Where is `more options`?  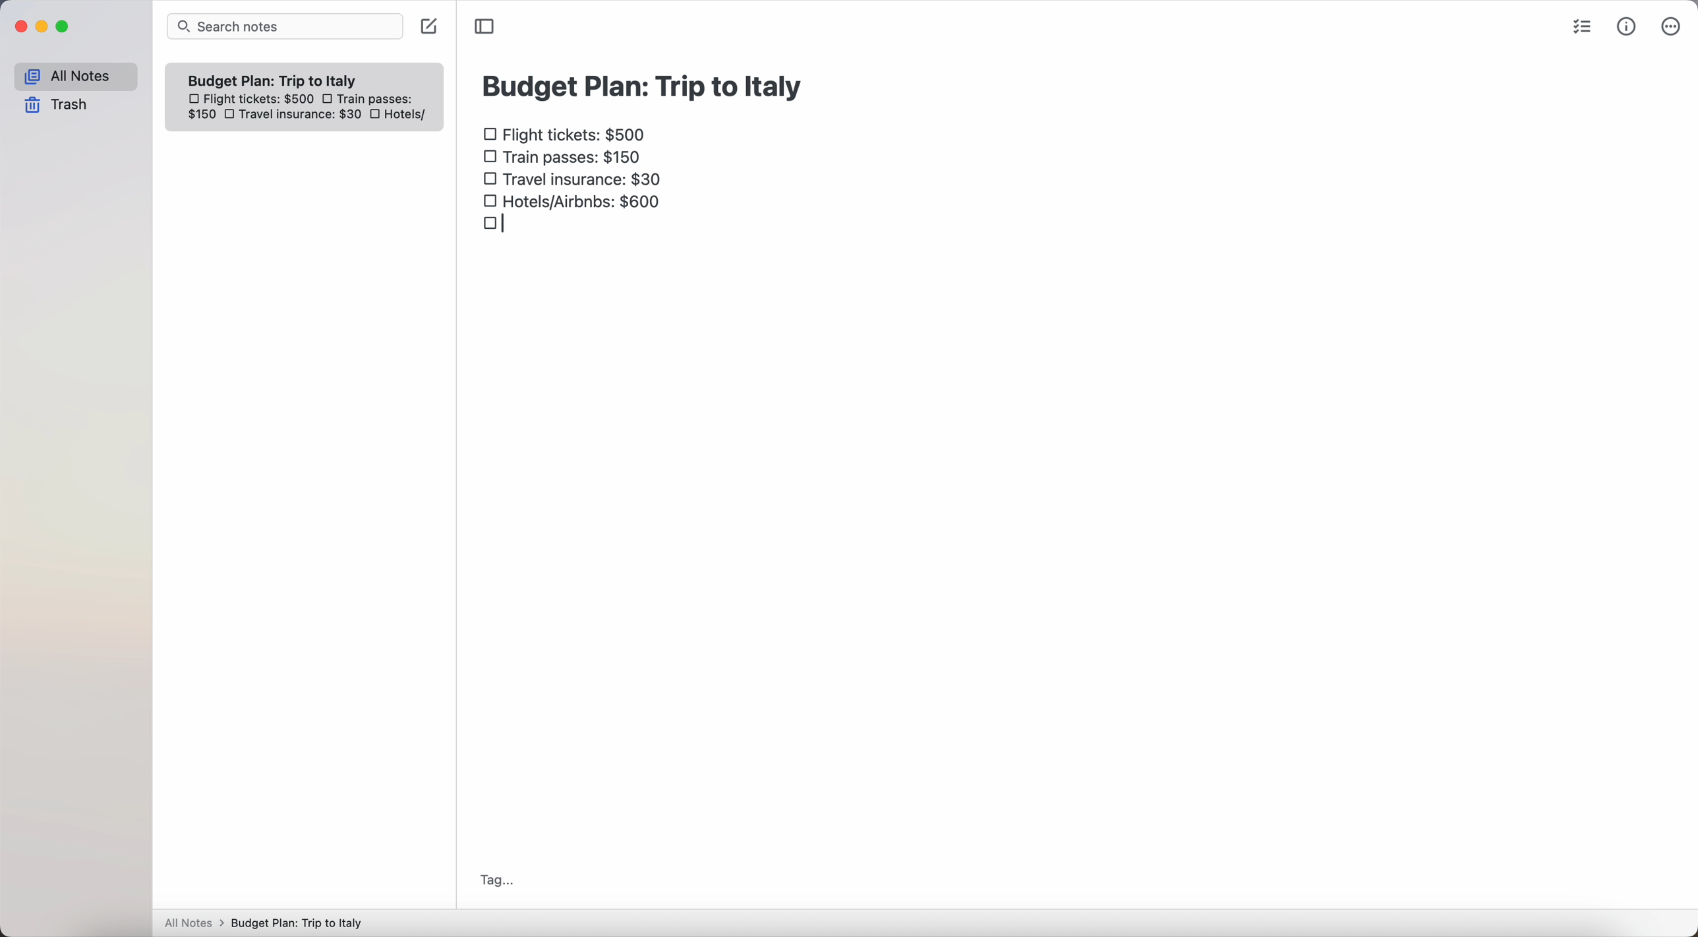 more options is located at coordinates (1672, 26).